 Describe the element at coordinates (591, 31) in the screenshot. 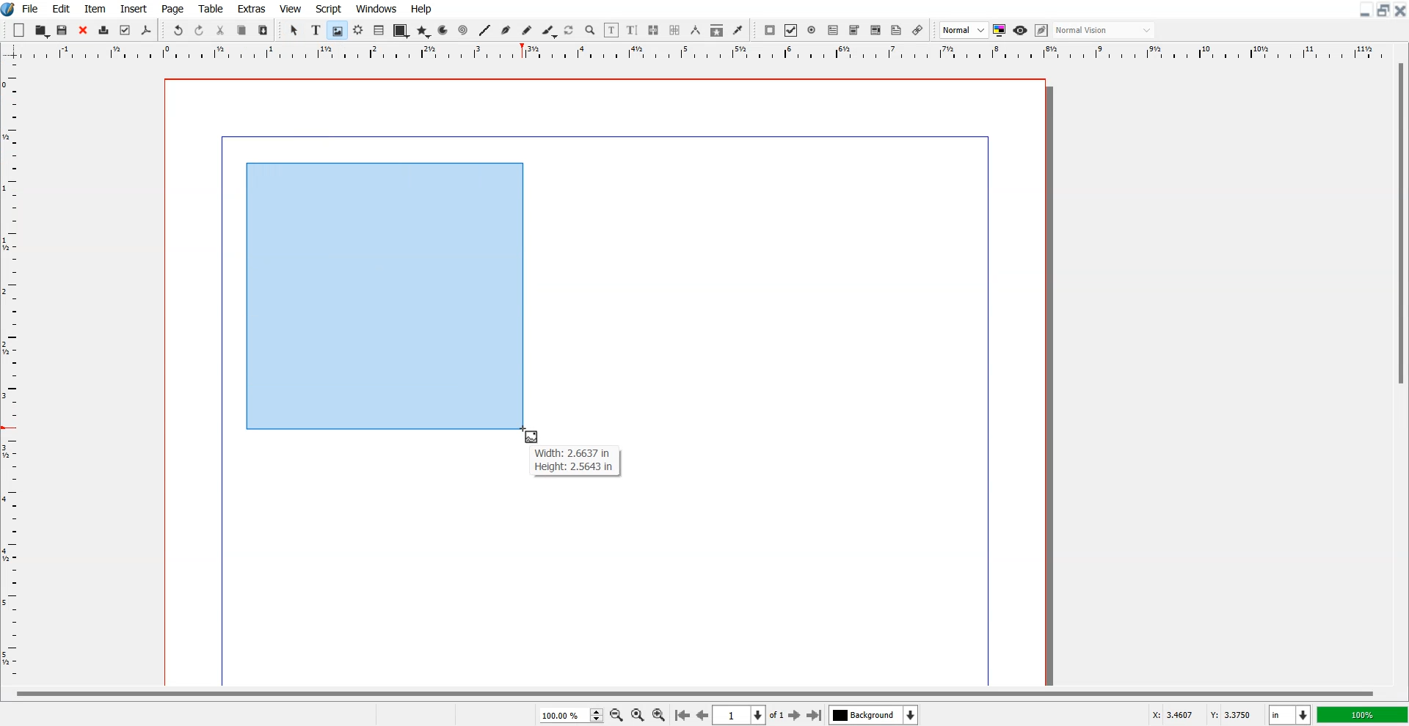

I see `Zoom in or Out` at that location.